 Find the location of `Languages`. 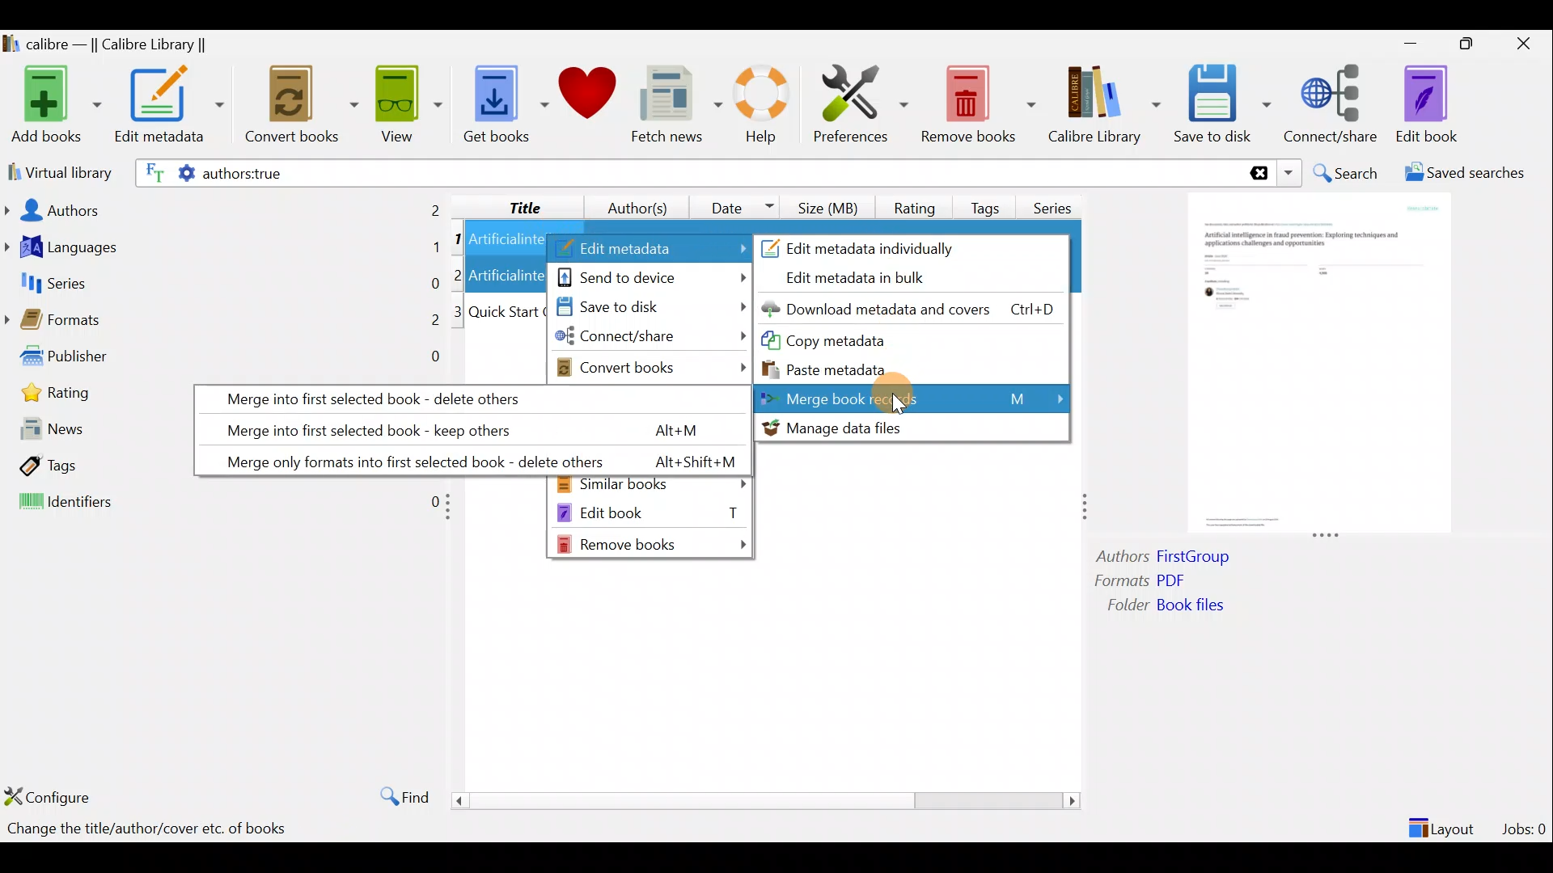

Languages is located at coordinates (223, 249).